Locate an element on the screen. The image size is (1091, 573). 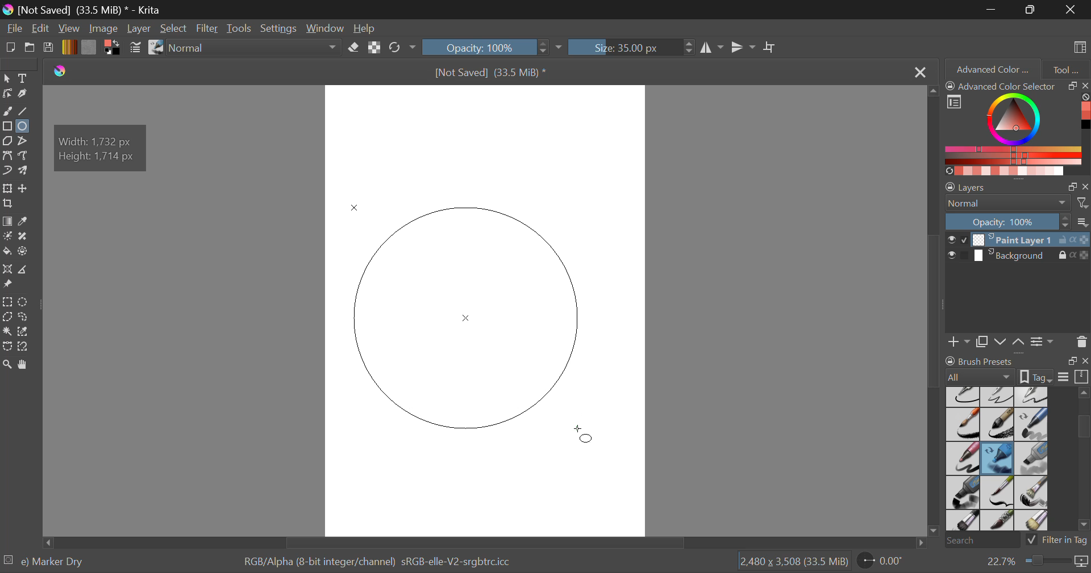
 is located at coordinates (41, 30).